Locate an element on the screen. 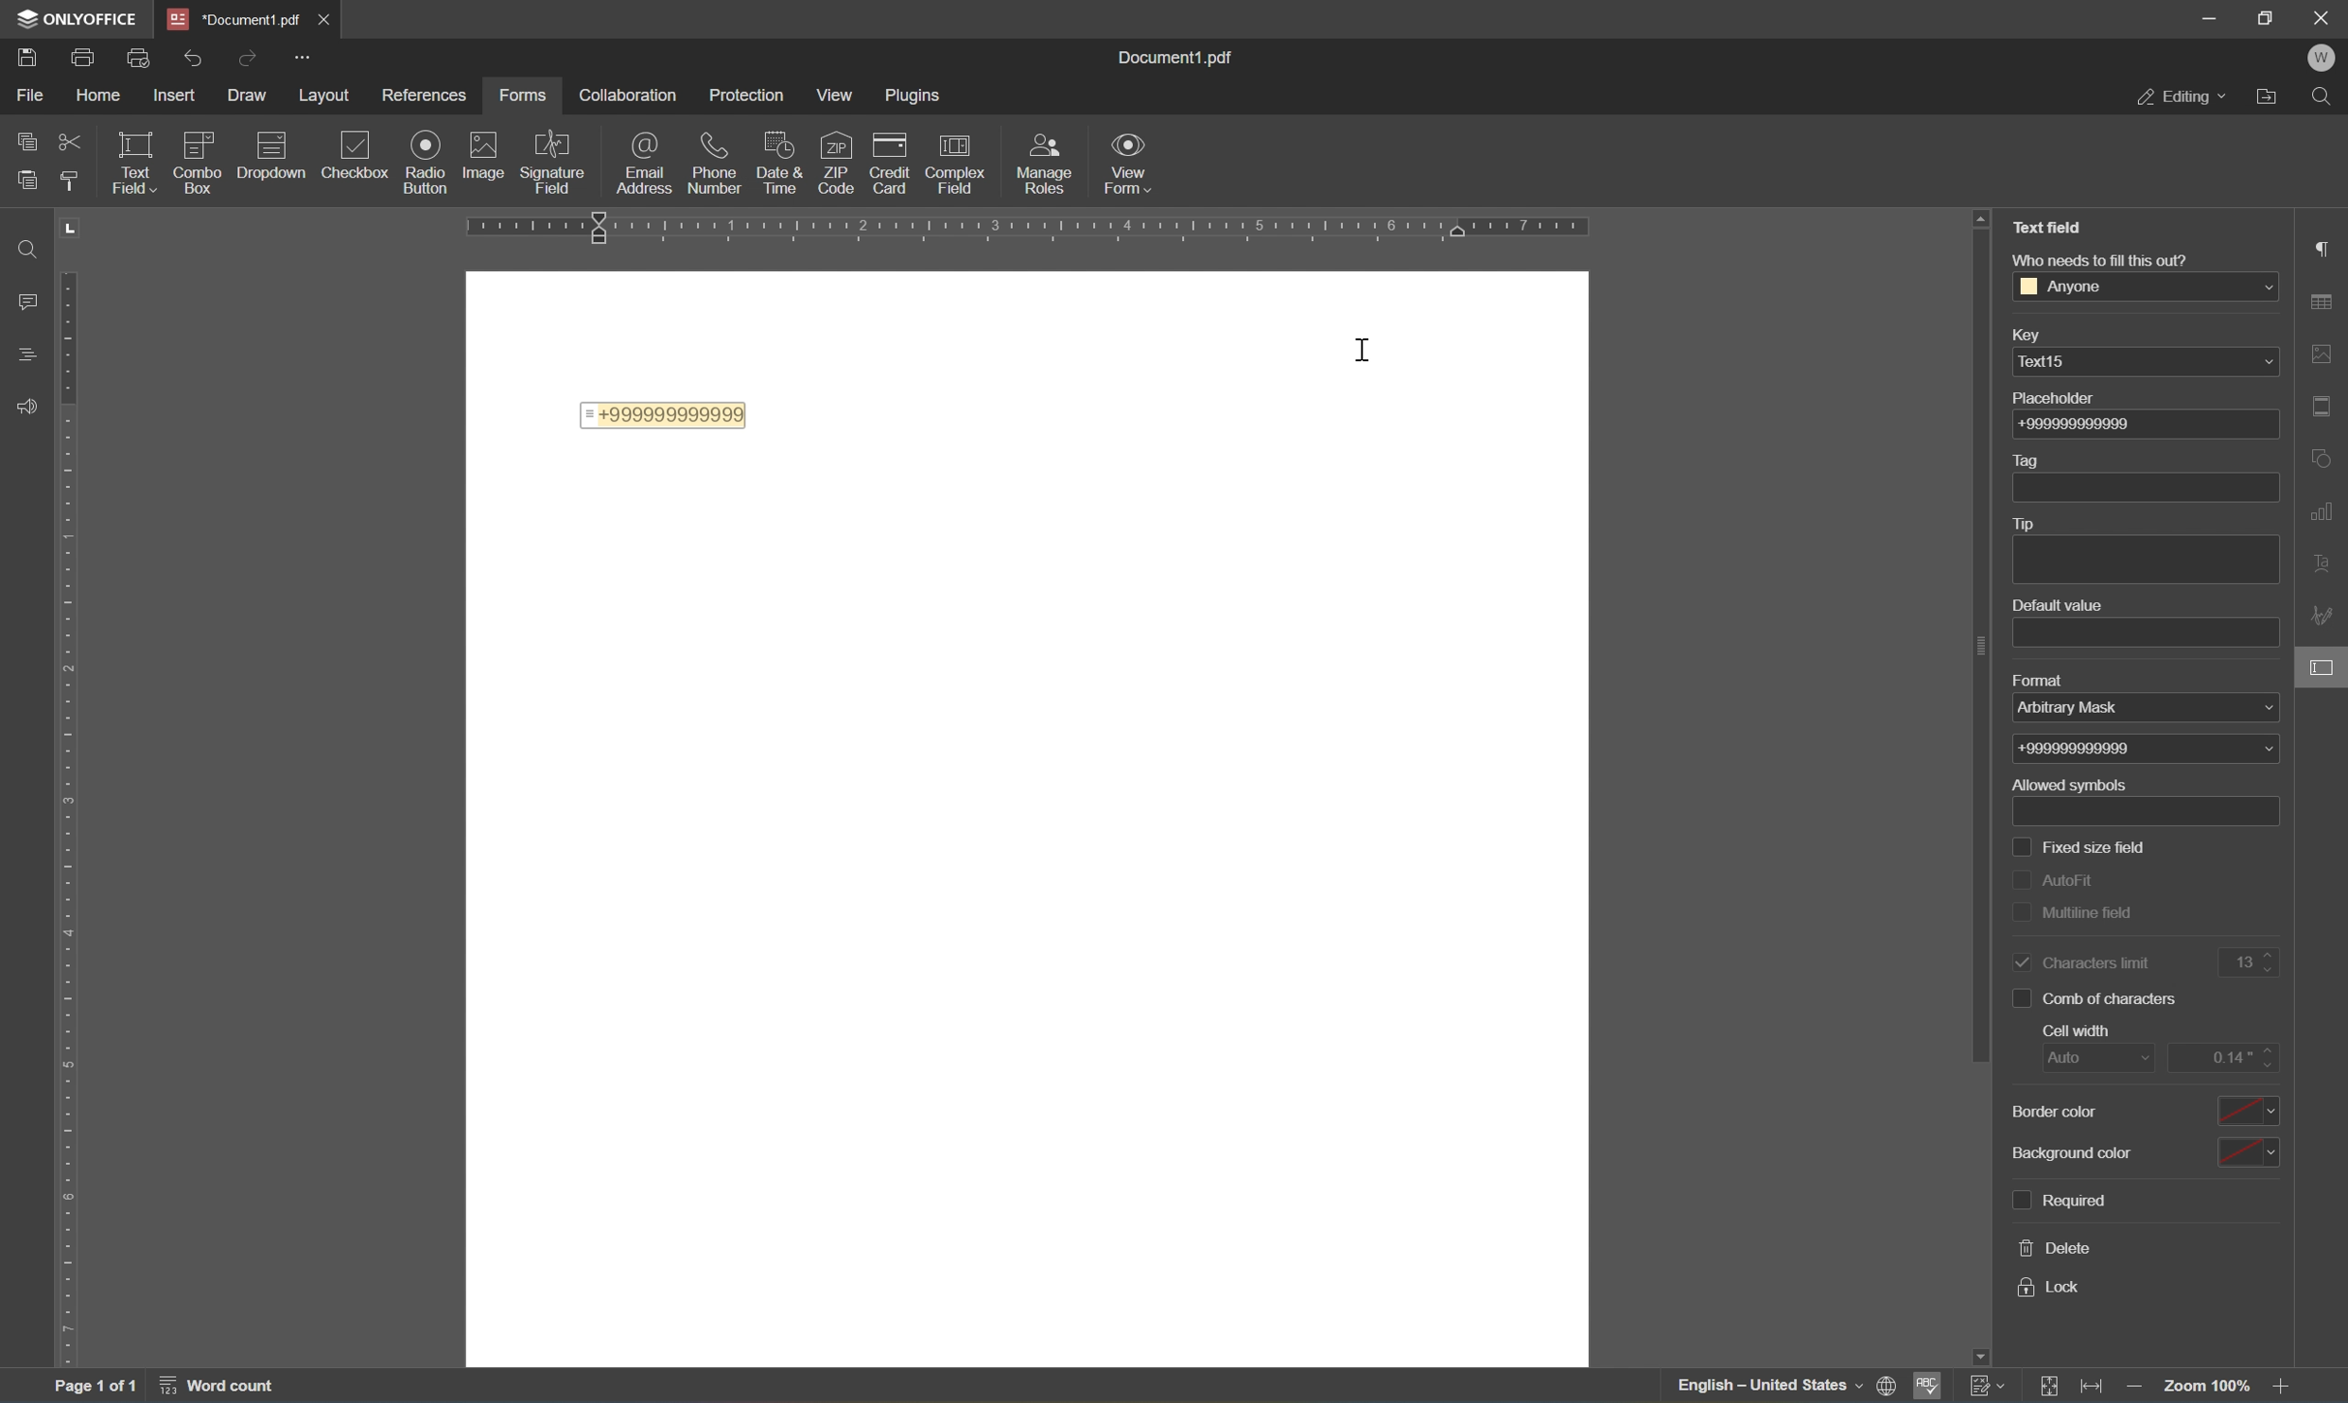 The image size is (2348, 1403). headings is located at coordinates (23, 351).